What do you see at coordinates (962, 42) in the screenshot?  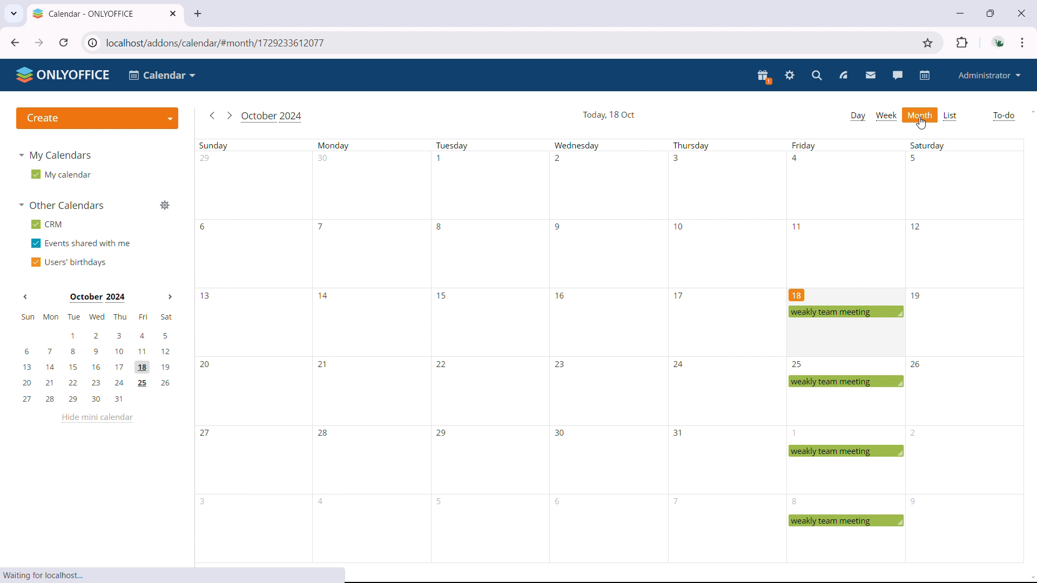 I see `extensions` at bounding box center [962, 42].